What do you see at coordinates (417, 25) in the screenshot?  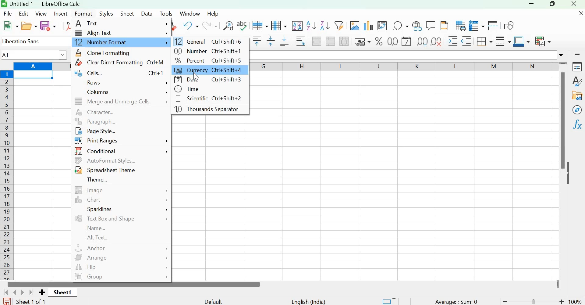 I see `Insert hyperlink` at bounding box center [417, 25].